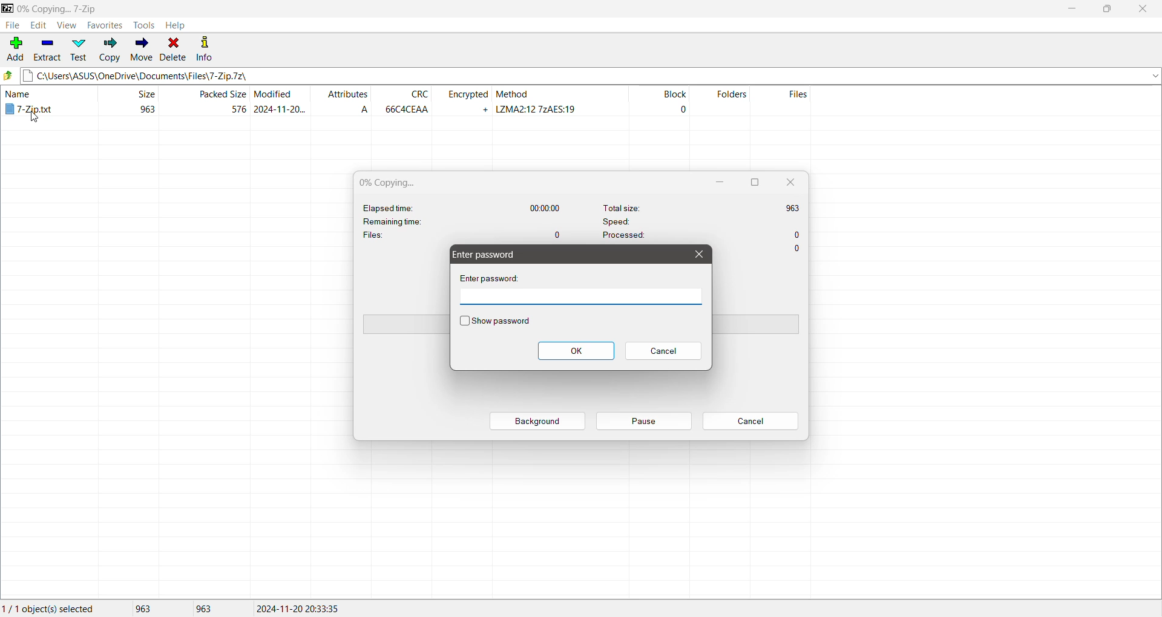  What do you see at coordinates (726, 102) in the screenshot?
I see `Folders` at bounding box center [726, 102].